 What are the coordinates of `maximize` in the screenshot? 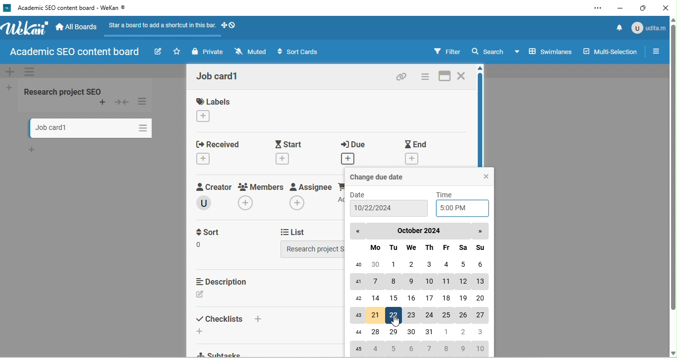 It's located at (643, 8).